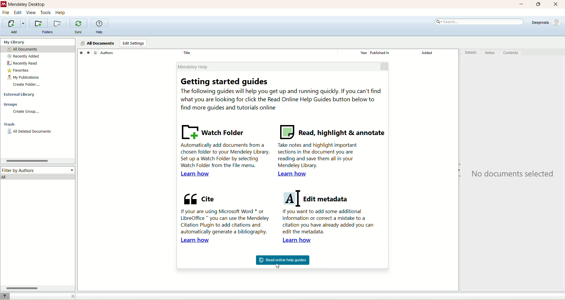 The height and width of the screenshot is (300, 565). I want to click on close, so click(556, 5).